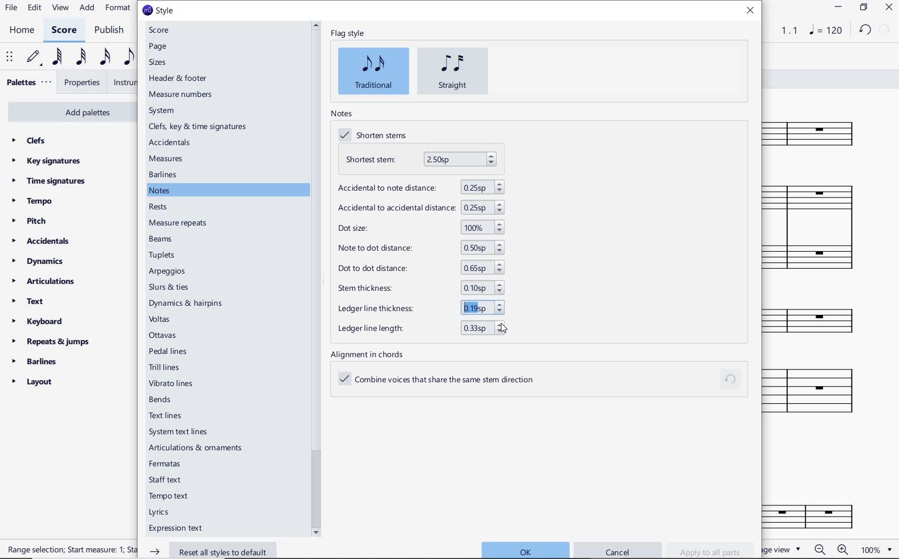 The image size is (899, 559). Describe the element at coordinates (164, 462) in the screenshot. I see `fermatas` at that location.